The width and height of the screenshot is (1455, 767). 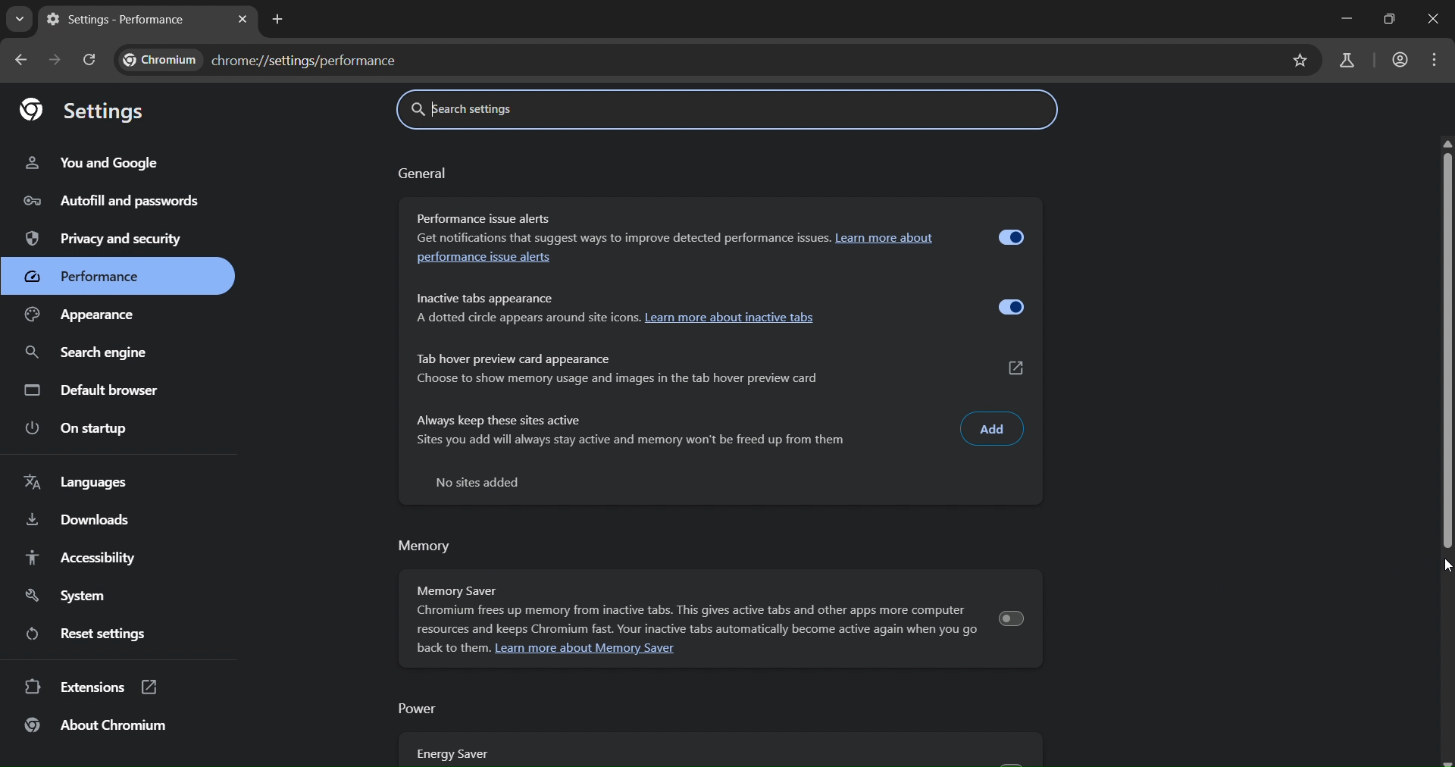 What do you see at coordinates (95, 350) in the screenshot?
I see `search engine` at bounding box center [95, 350].